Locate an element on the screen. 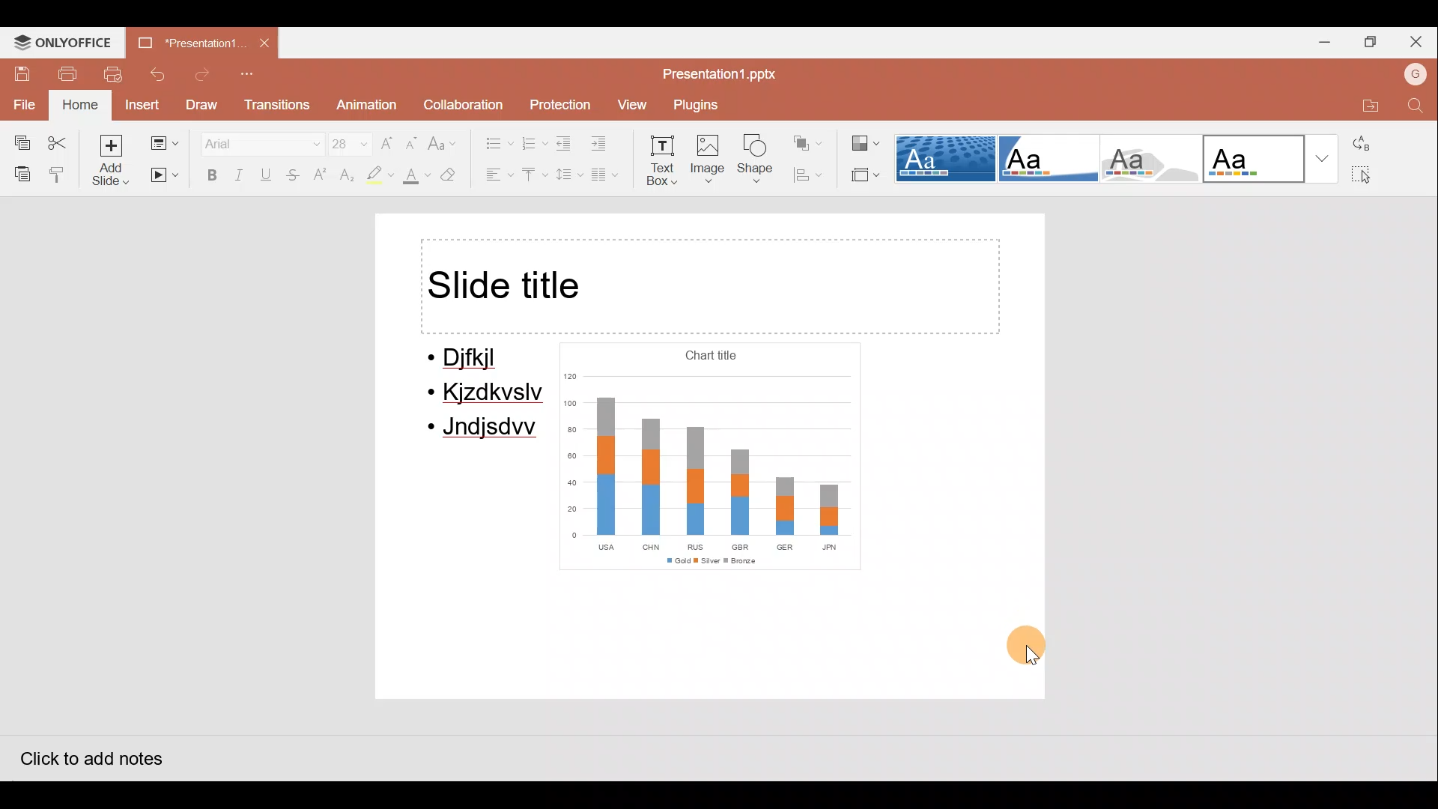  Minimize is located at coordinates (1321, 40).